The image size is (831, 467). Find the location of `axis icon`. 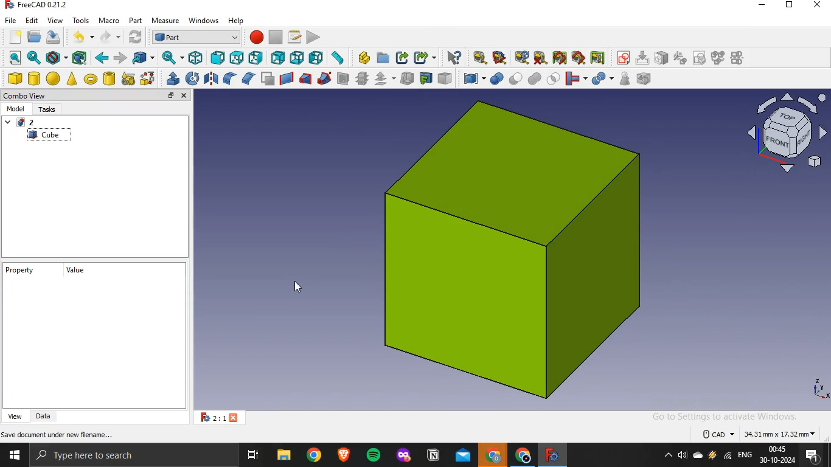

axis icon is located at coordinates (787, 133).